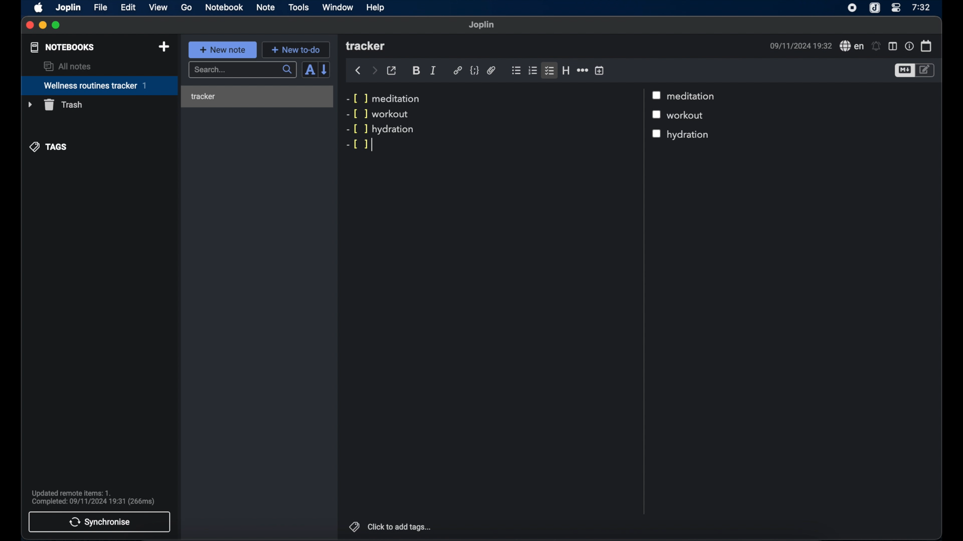 The height and width of the screenshot is (541, 963). Describe the element at coordinates (474, 71) in the screenshot. I see `code` at that location.